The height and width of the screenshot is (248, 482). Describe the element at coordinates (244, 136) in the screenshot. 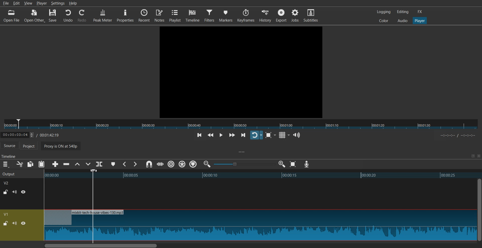

I see `Skip to next point` at that location.